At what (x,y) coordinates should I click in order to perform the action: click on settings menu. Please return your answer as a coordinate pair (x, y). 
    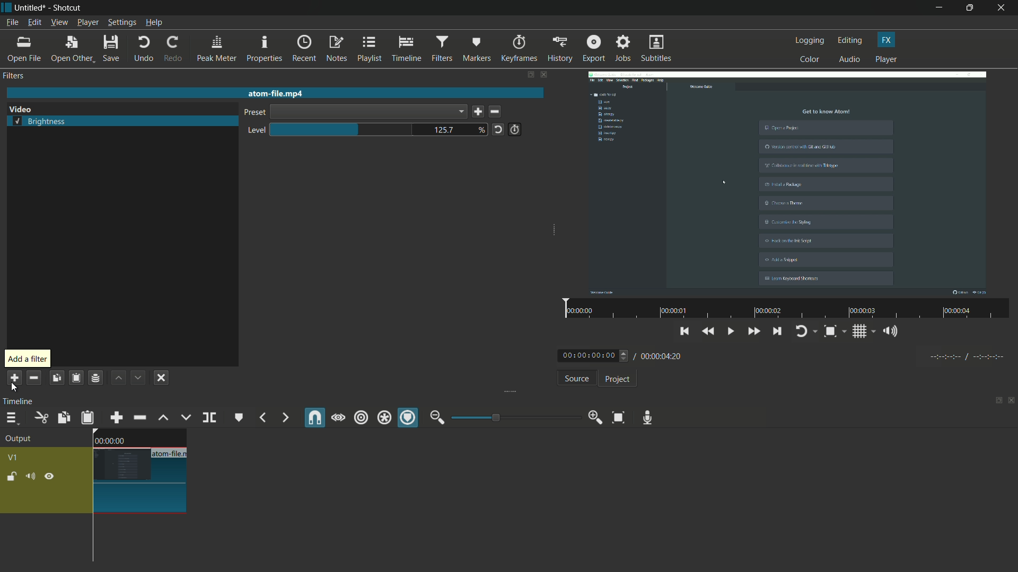
    Looking at the image, I should click on (122, 23).